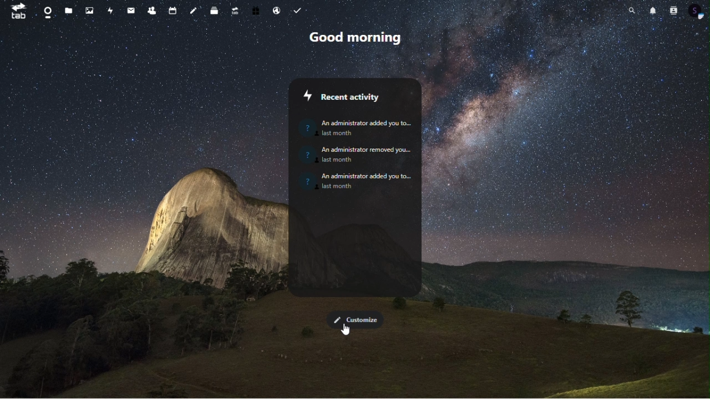 This screenshot has width=710, height=399. Describe the element at coordinates (697, 12) in the screenshot. I see `profile` at that location.